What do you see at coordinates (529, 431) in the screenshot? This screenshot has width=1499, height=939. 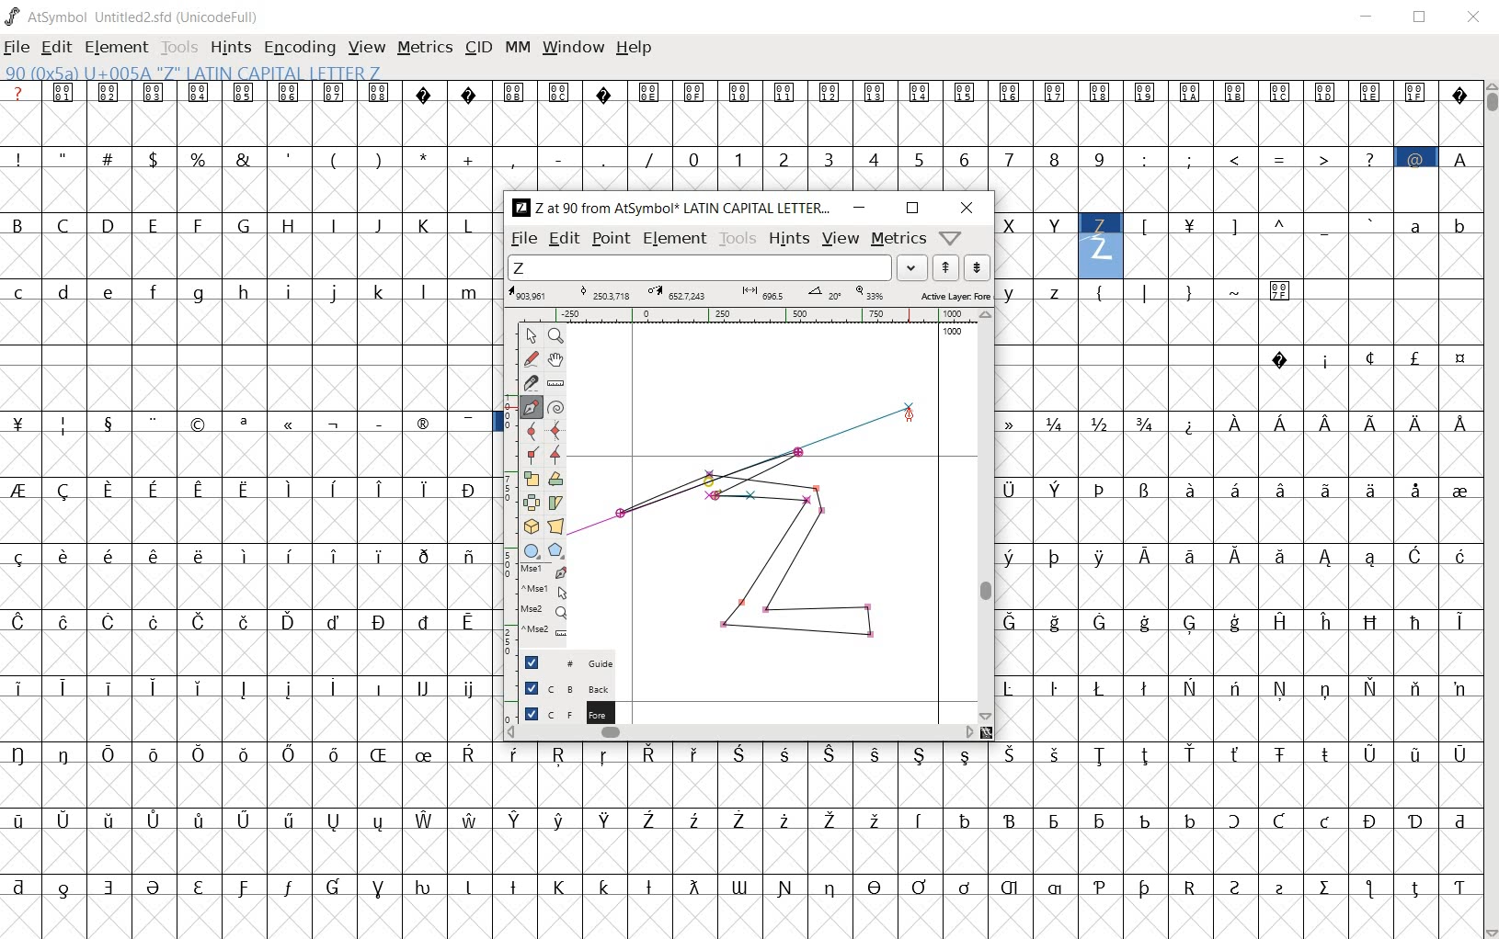 I see `add a curve point` at bounding box center [529, 431].